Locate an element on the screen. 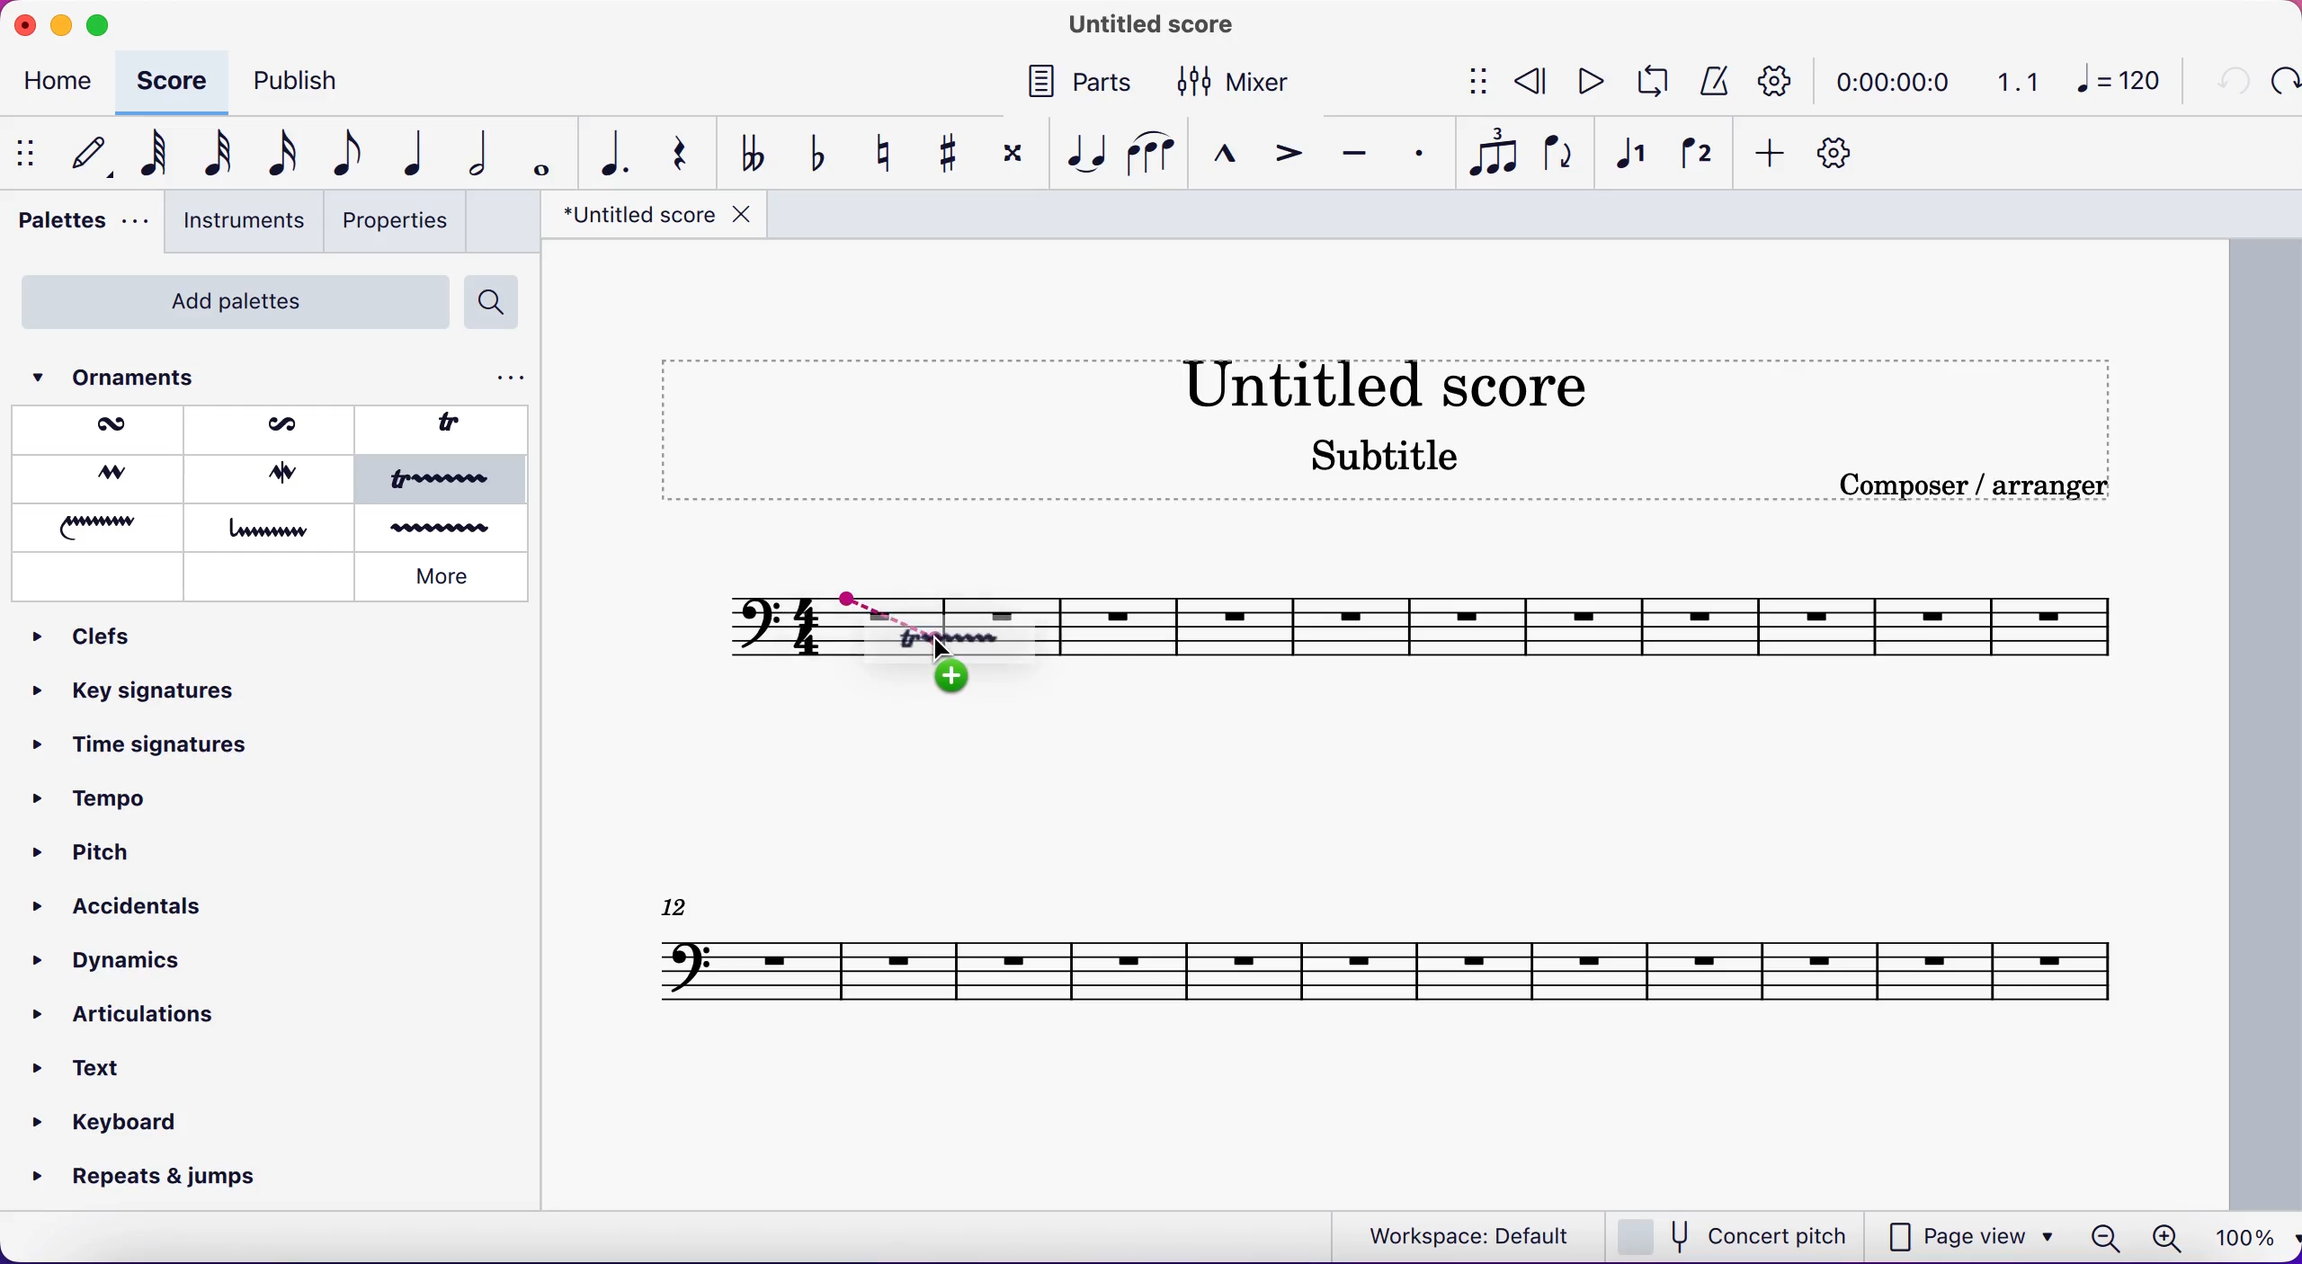 Image resolution: width=2302 pixels, height=1264 pixels. add is located at coordinates (937, 681).